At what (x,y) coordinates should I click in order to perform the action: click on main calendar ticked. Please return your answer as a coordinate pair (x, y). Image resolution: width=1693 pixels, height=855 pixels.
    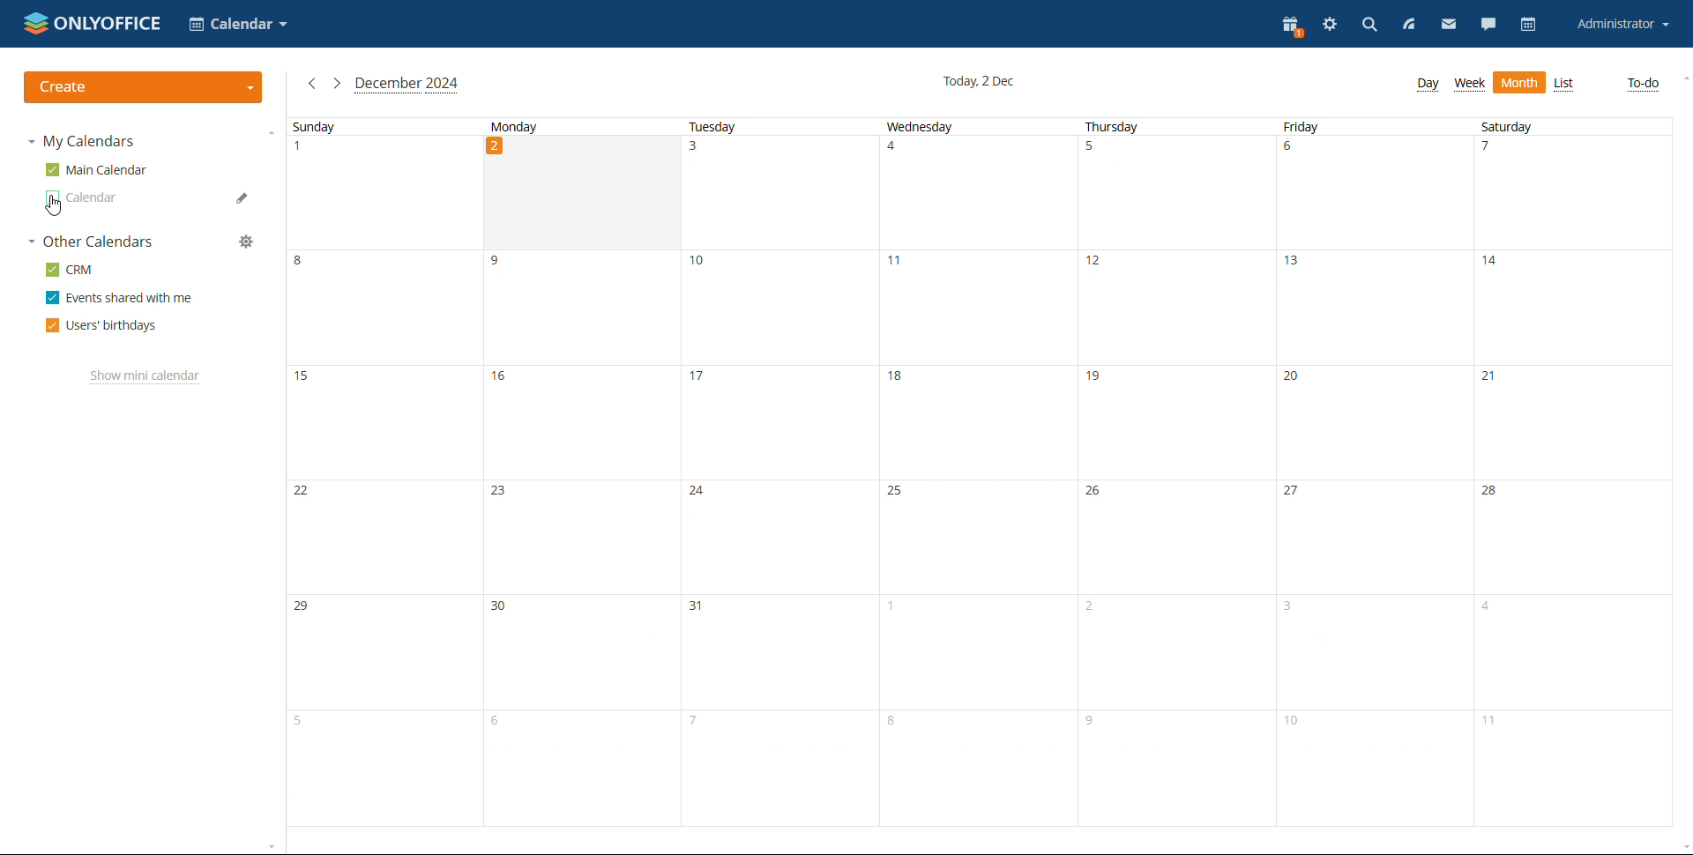
    Looking at the image, I should click on (99, 170).